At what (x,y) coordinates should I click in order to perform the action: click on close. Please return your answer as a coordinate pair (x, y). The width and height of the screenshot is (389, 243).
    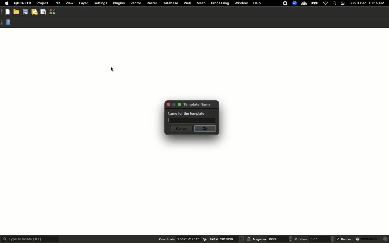
    Looking at the image, I should click on (168, 105).